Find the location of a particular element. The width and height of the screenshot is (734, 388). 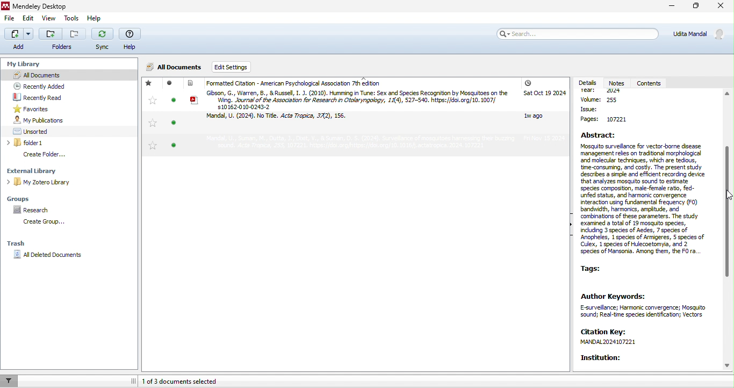

issue is located at coordinates (597, 110).